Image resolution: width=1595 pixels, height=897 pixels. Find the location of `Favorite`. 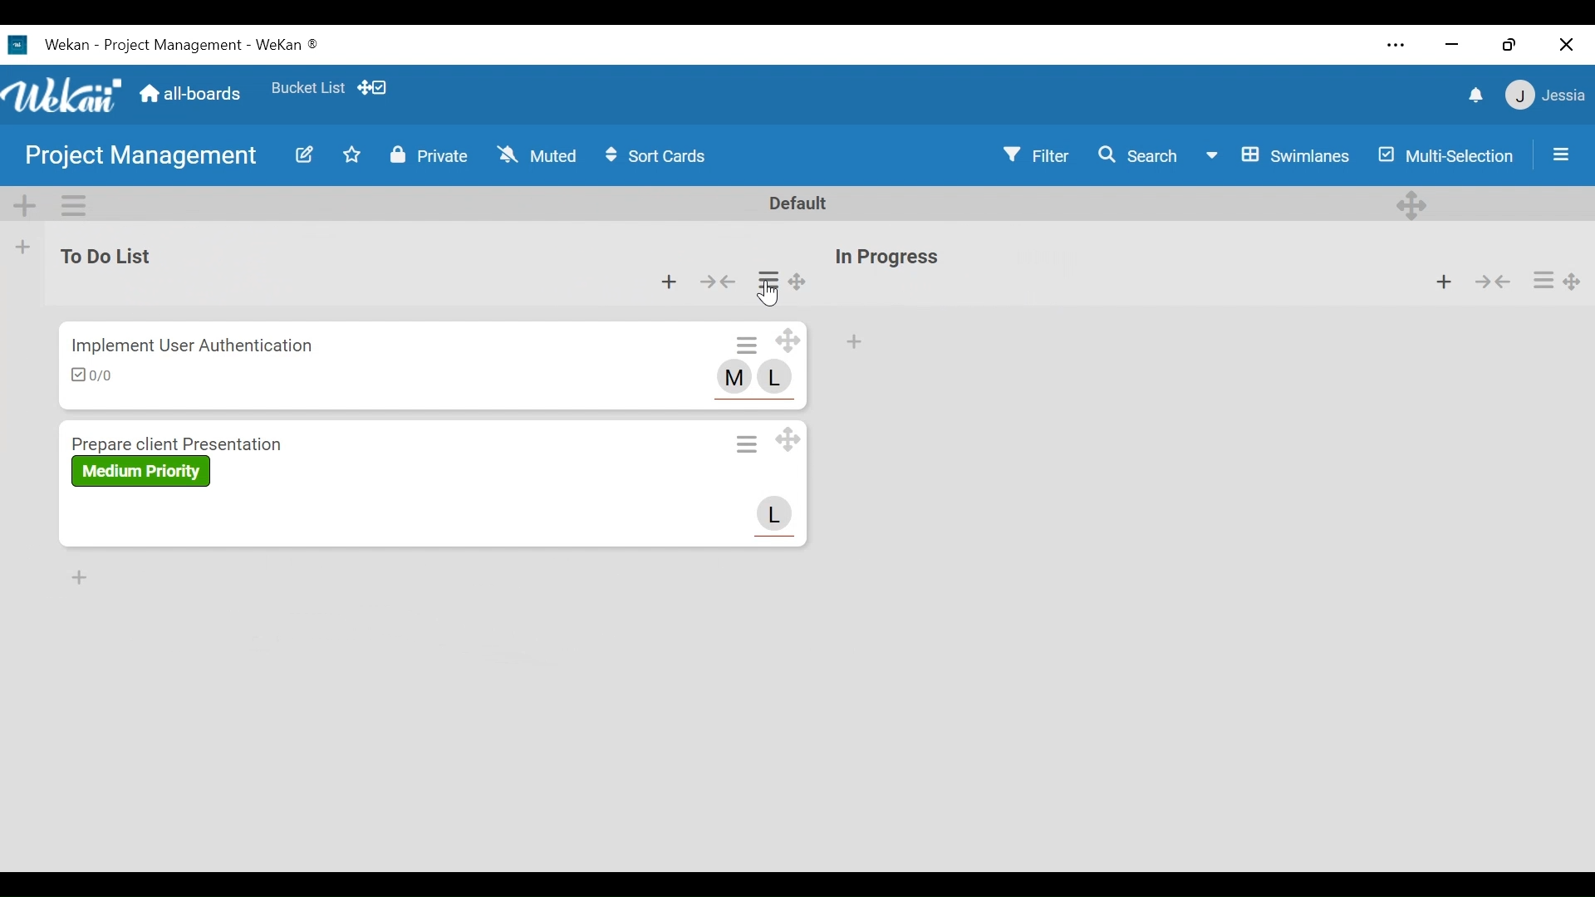

Favorite is located at coordinates (307, 88).